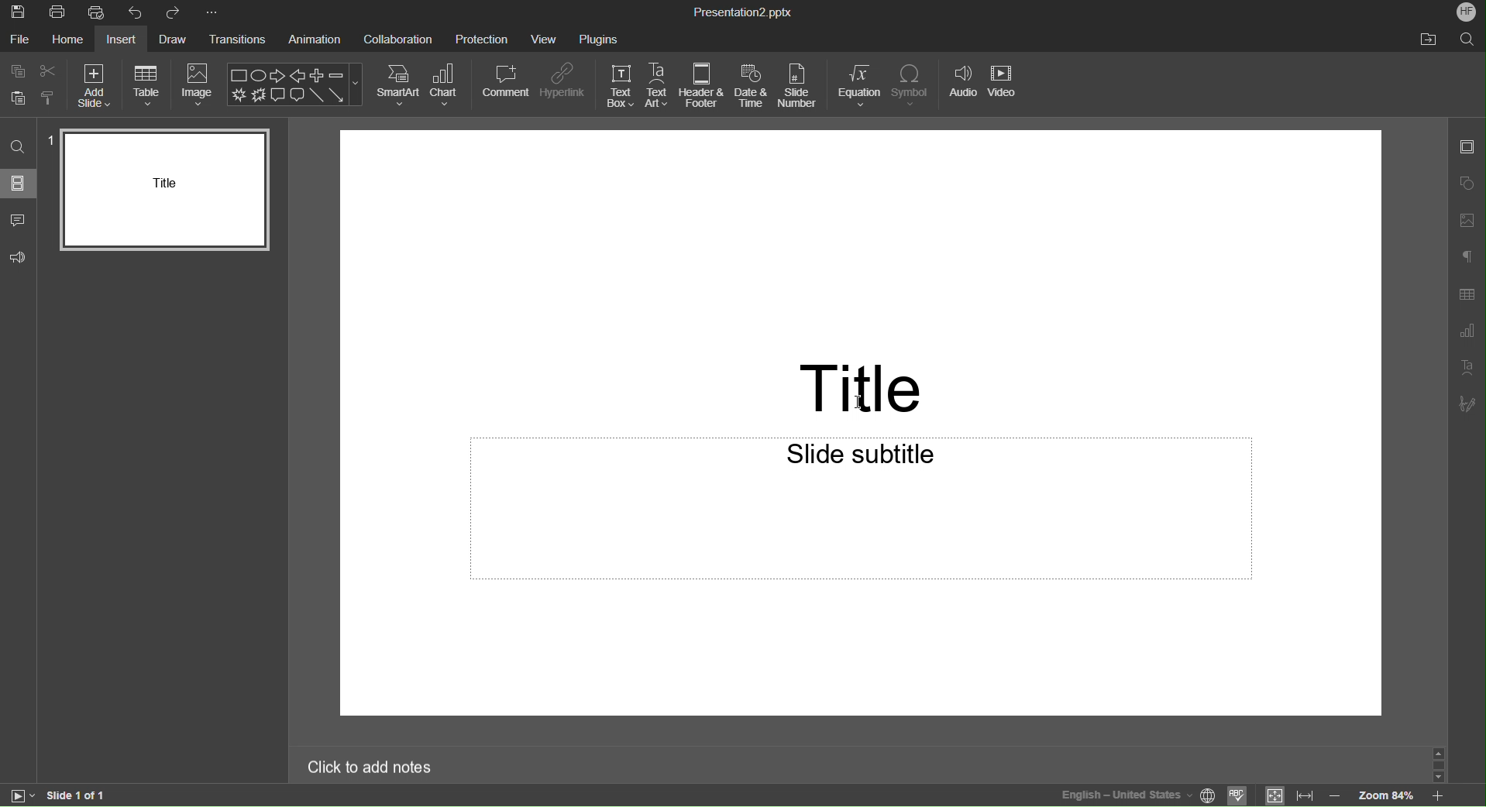 Image resolution: width=1486 pixels, height=807 pixels. I want to click on Title, so click(863, 390).